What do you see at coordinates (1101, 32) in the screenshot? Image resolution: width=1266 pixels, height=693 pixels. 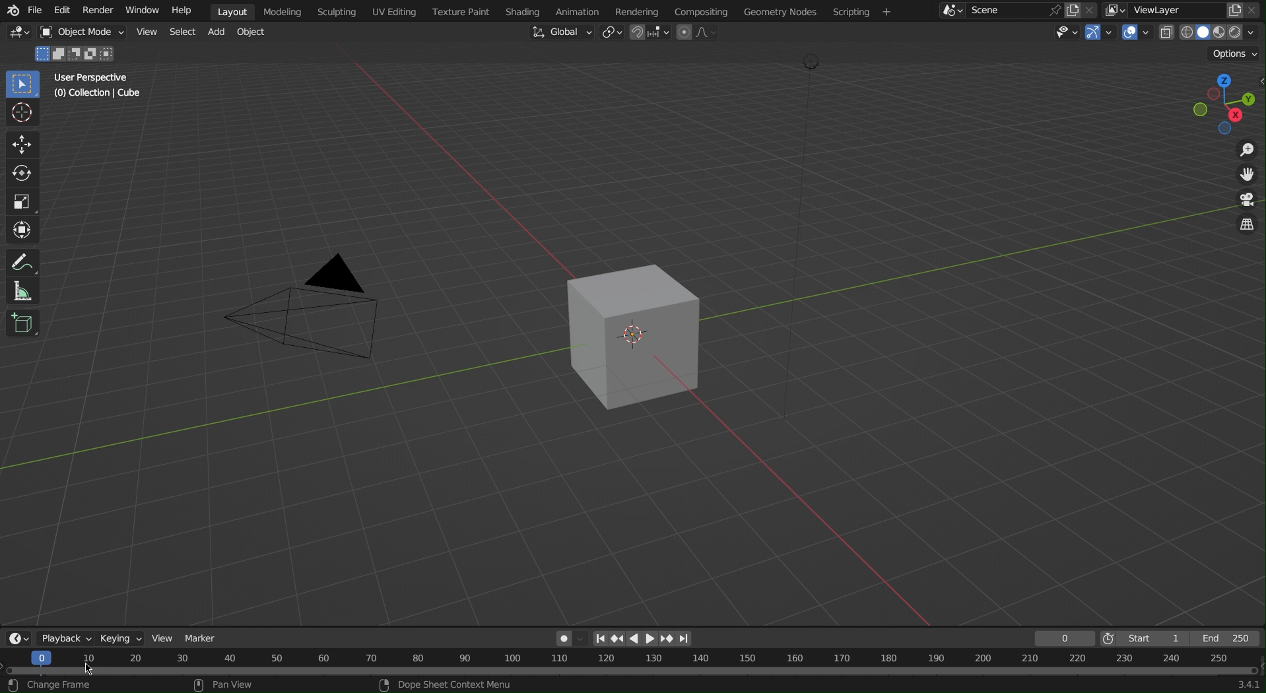 I see `Show Gizmo` at bounding box center [1101, 32].